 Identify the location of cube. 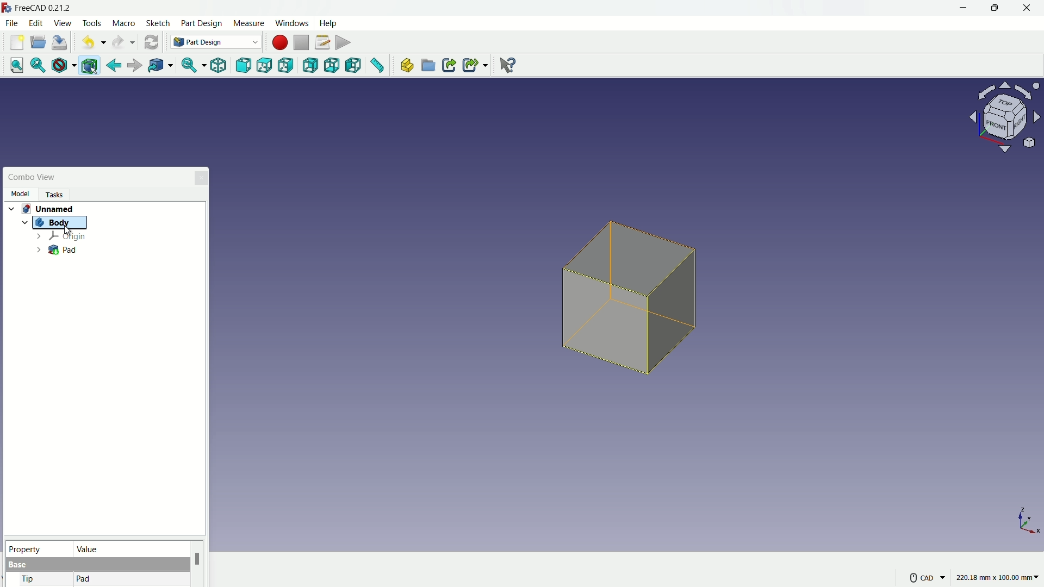
(632, 303).